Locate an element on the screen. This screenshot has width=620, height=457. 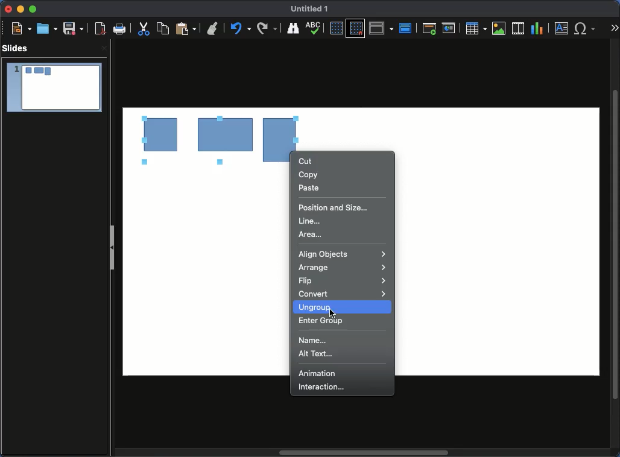
Position and size is located at coordinates (334, 207).